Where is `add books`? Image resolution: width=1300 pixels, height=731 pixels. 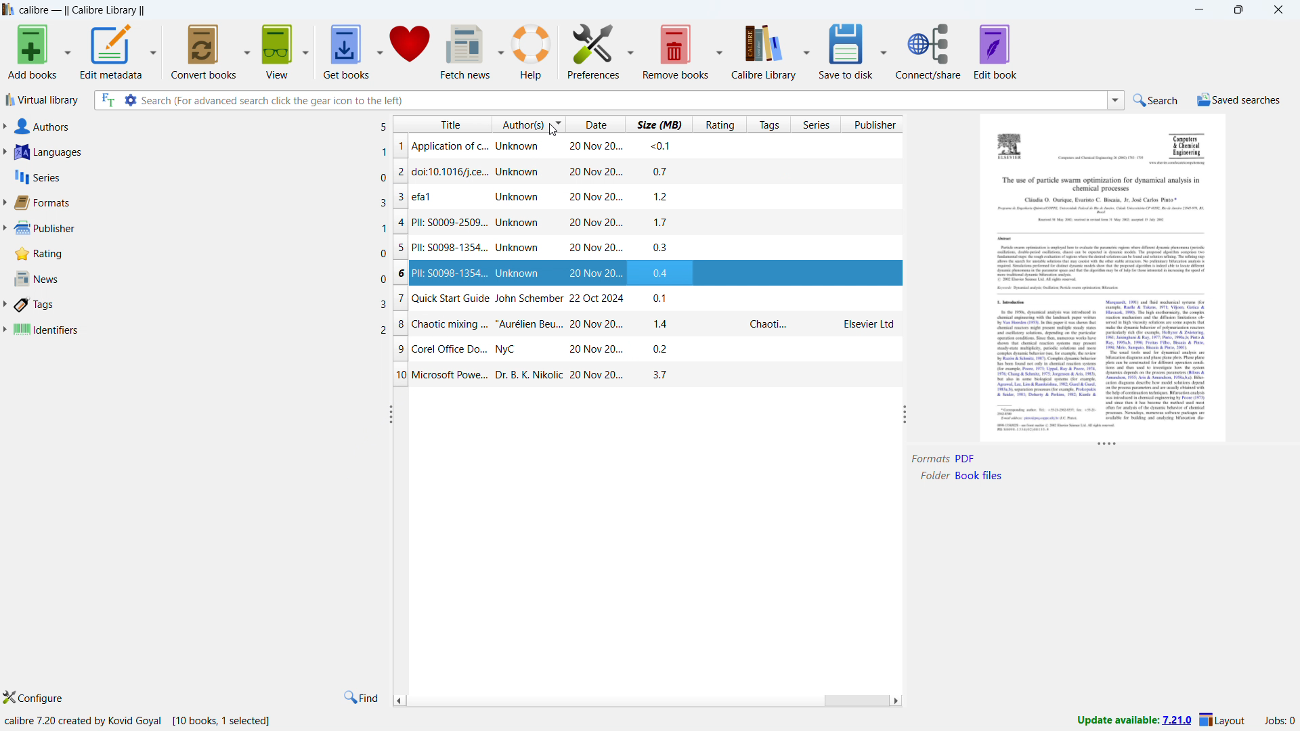
add books is located at coordinates (31, 51).